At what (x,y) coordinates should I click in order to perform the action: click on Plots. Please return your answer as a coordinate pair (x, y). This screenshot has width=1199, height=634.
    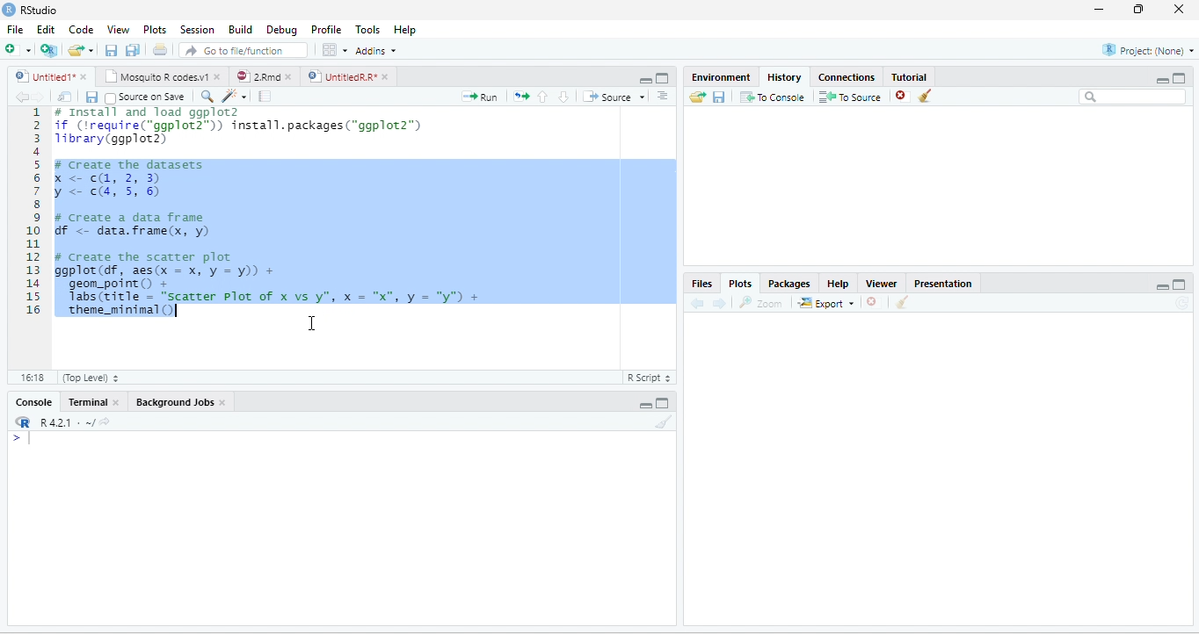
    Looking at the image, I should click on (155, 29).